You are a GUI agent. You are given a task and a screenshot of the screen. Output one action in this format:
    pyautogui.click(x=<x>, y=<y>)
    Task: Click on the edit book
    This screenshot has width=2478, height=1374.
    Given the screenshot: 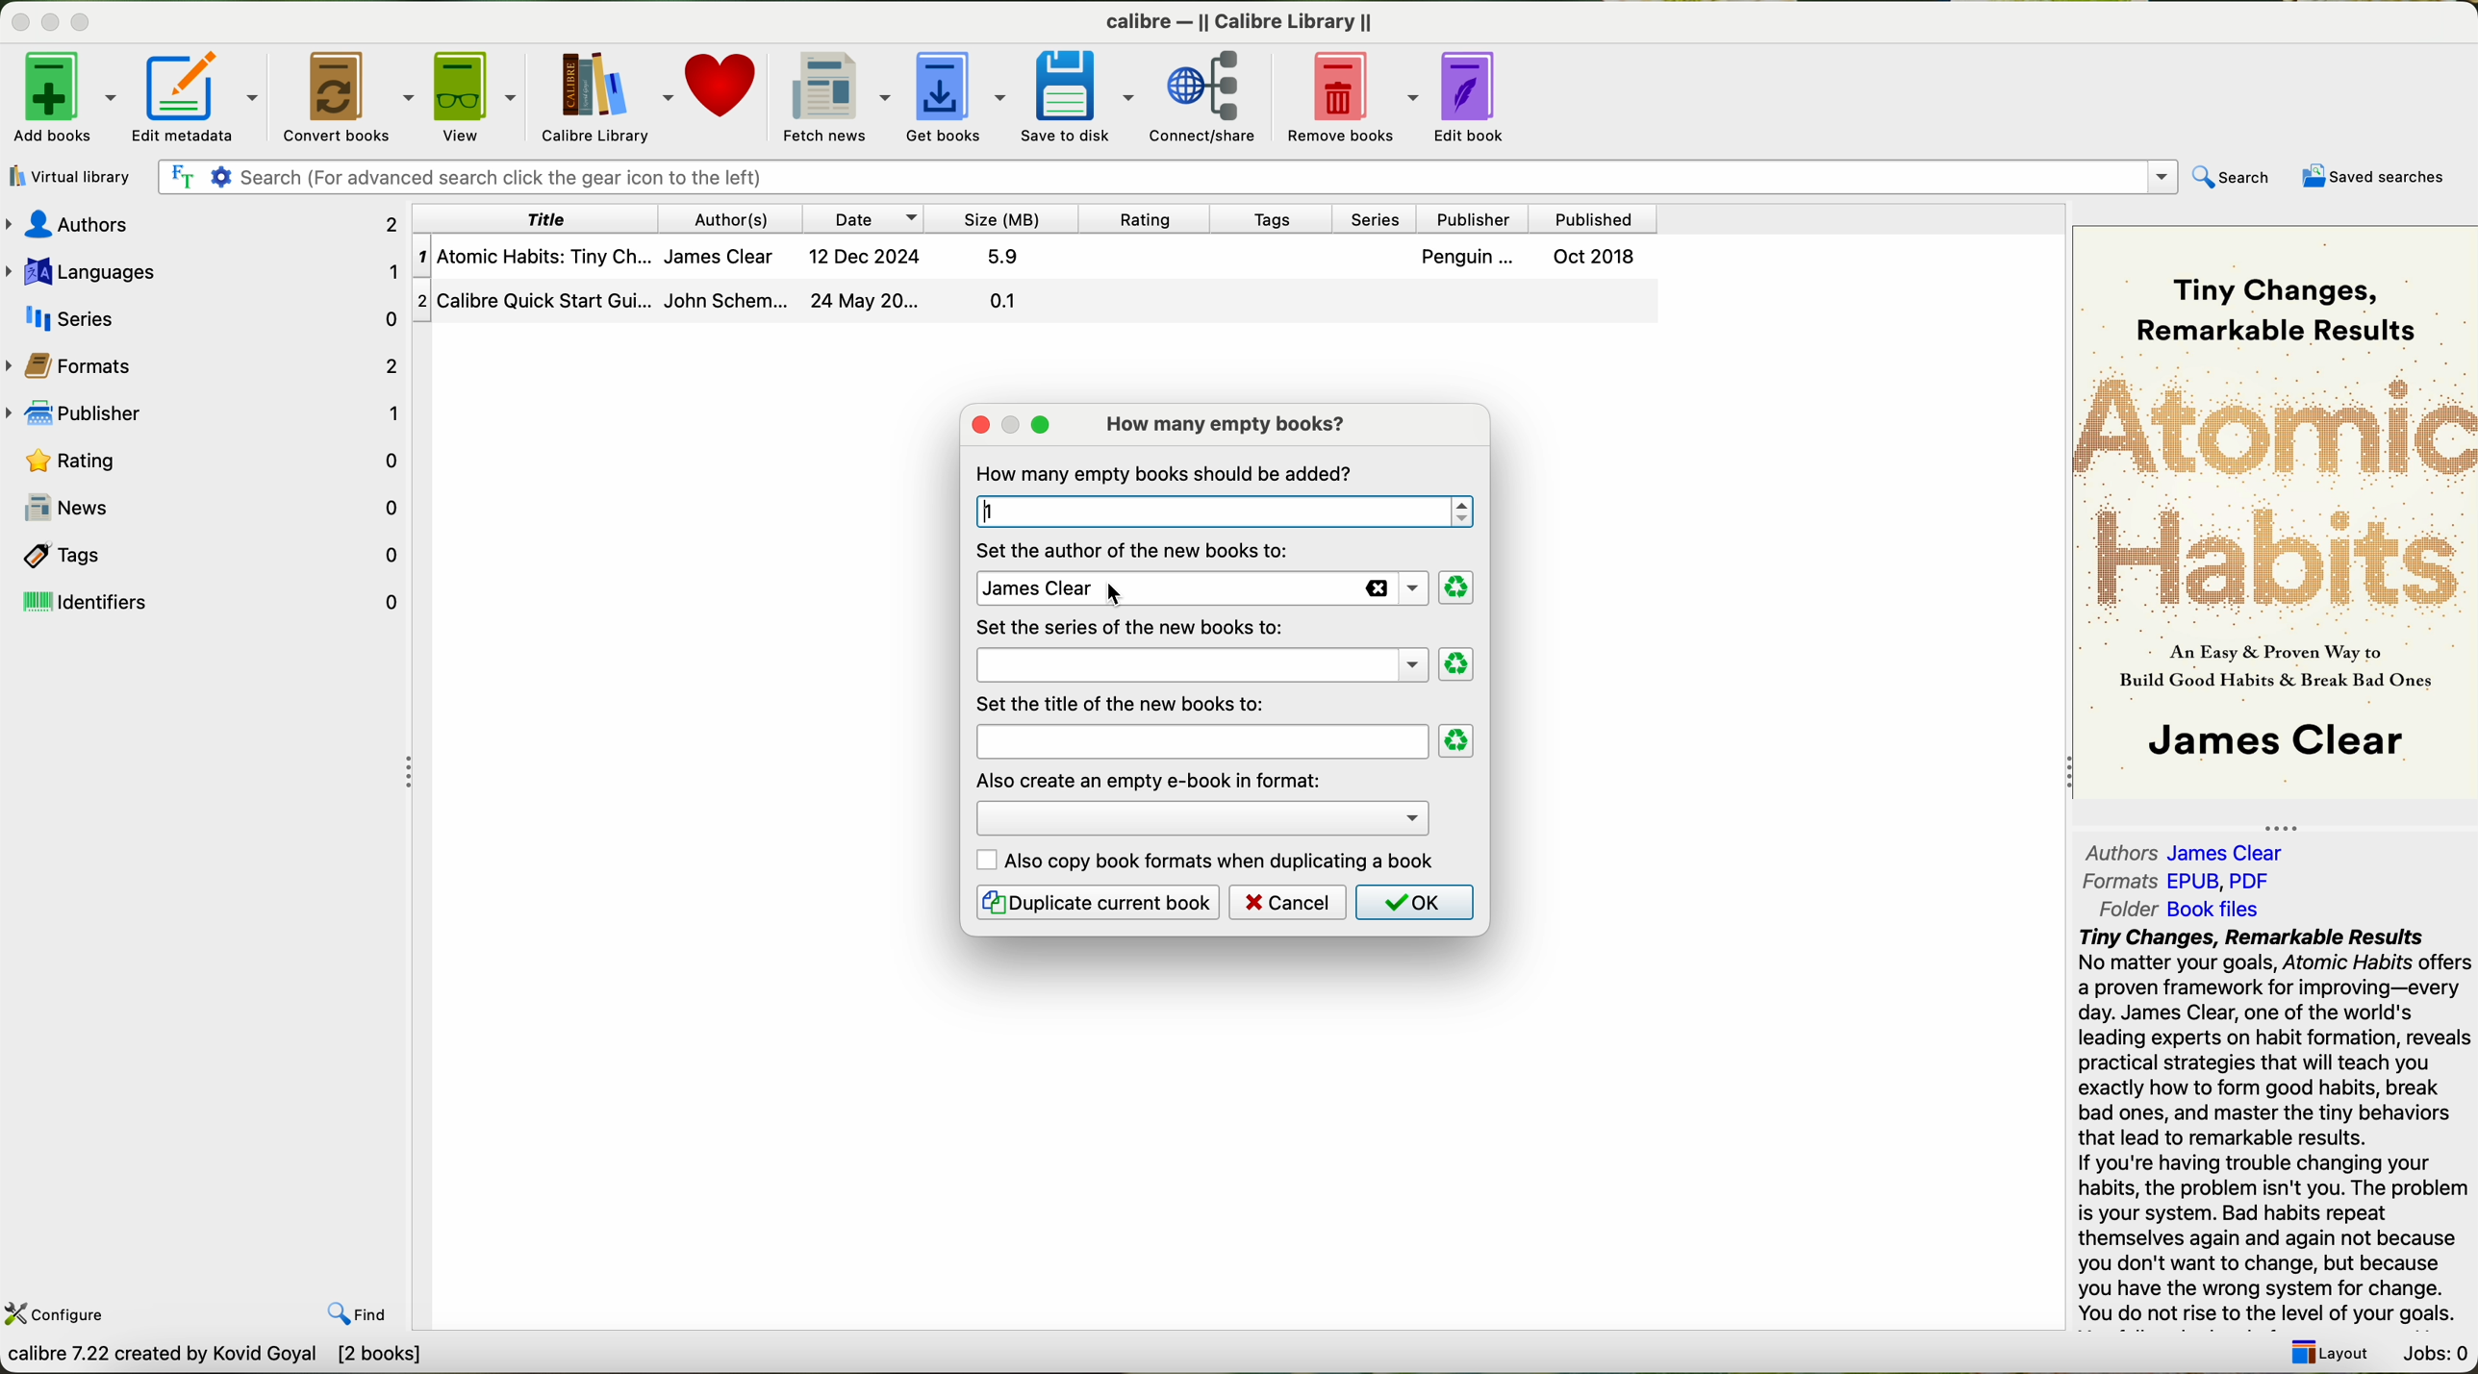 What is the action you would take?
    pyautogui.click(x=1475, y=97)
    